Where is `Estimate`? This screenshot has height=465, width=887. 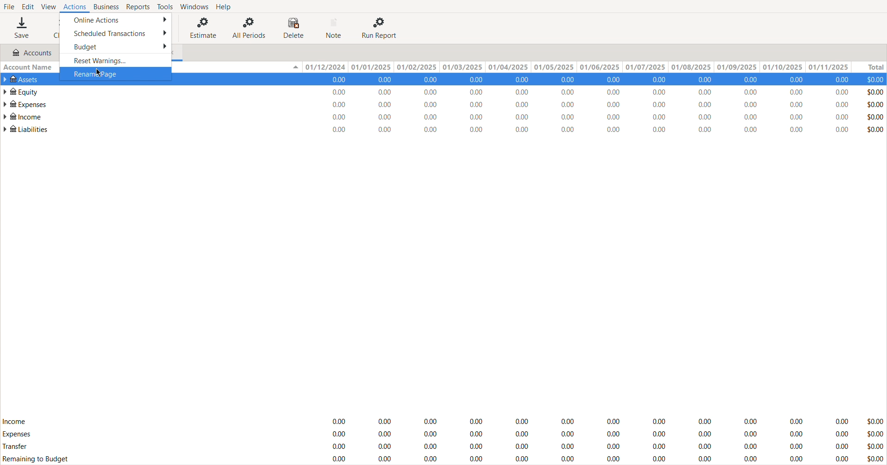 Estimate is located at coordinates (201, 28).